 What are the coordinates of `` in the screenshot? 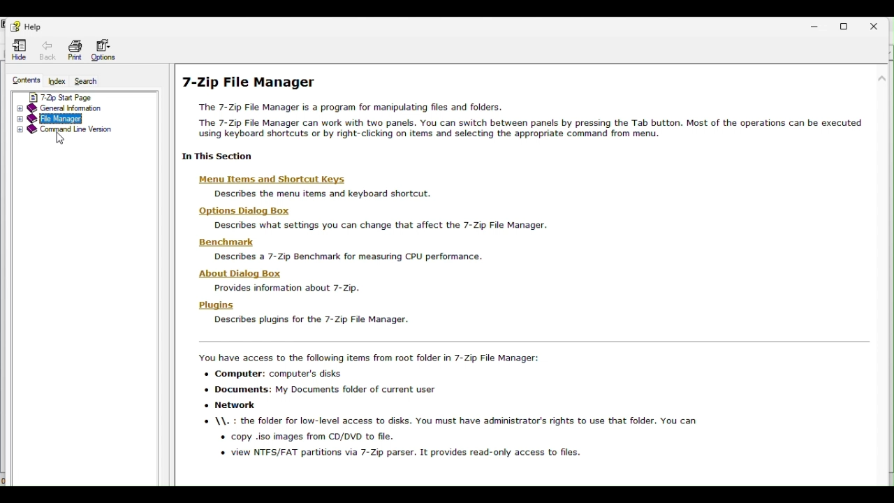 It's located at (448, 405).